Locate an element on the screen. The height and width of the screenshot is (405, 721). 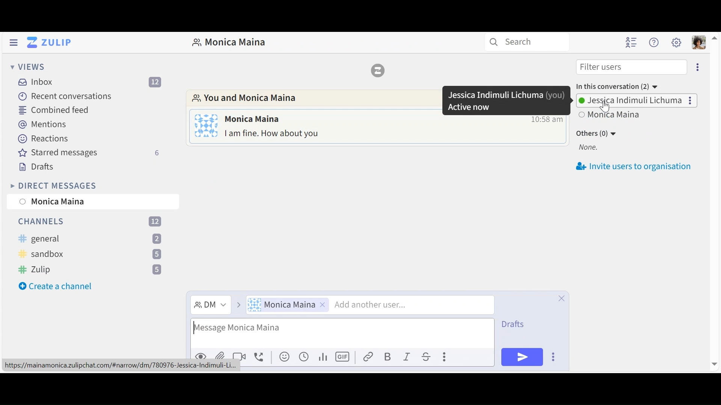
View is located at coordinates (26, 66).